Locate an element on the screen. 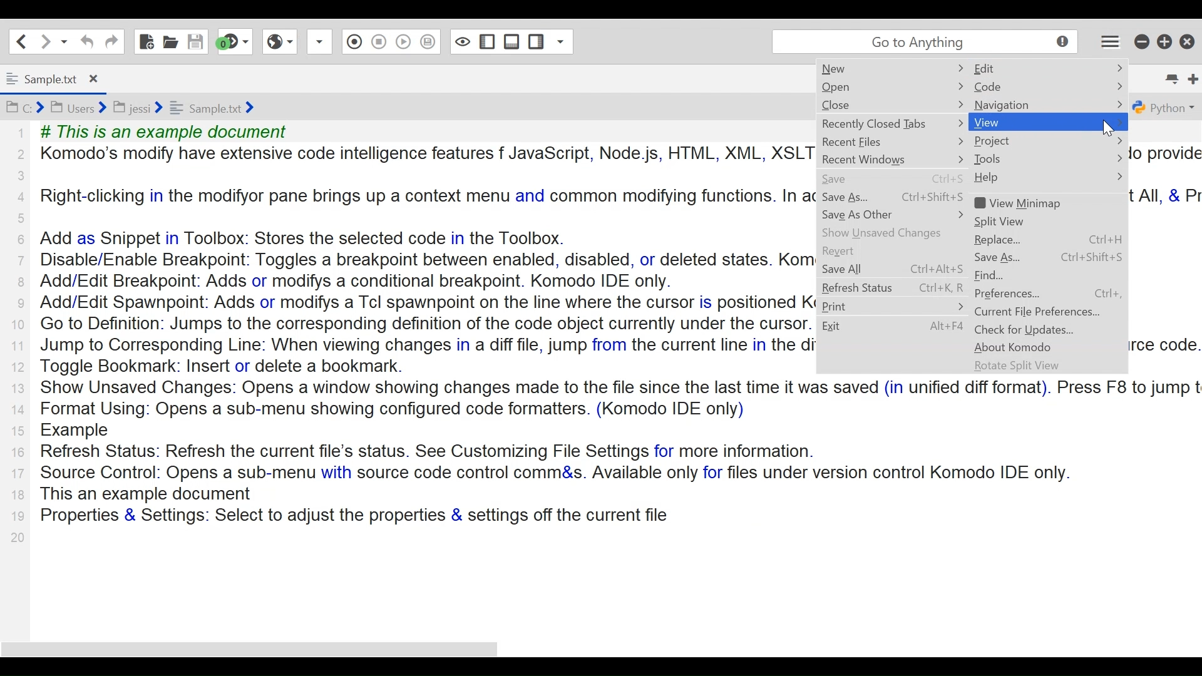 This screenshot has width=1202, height=676. Recent Files is located at coordinates (867, 143).